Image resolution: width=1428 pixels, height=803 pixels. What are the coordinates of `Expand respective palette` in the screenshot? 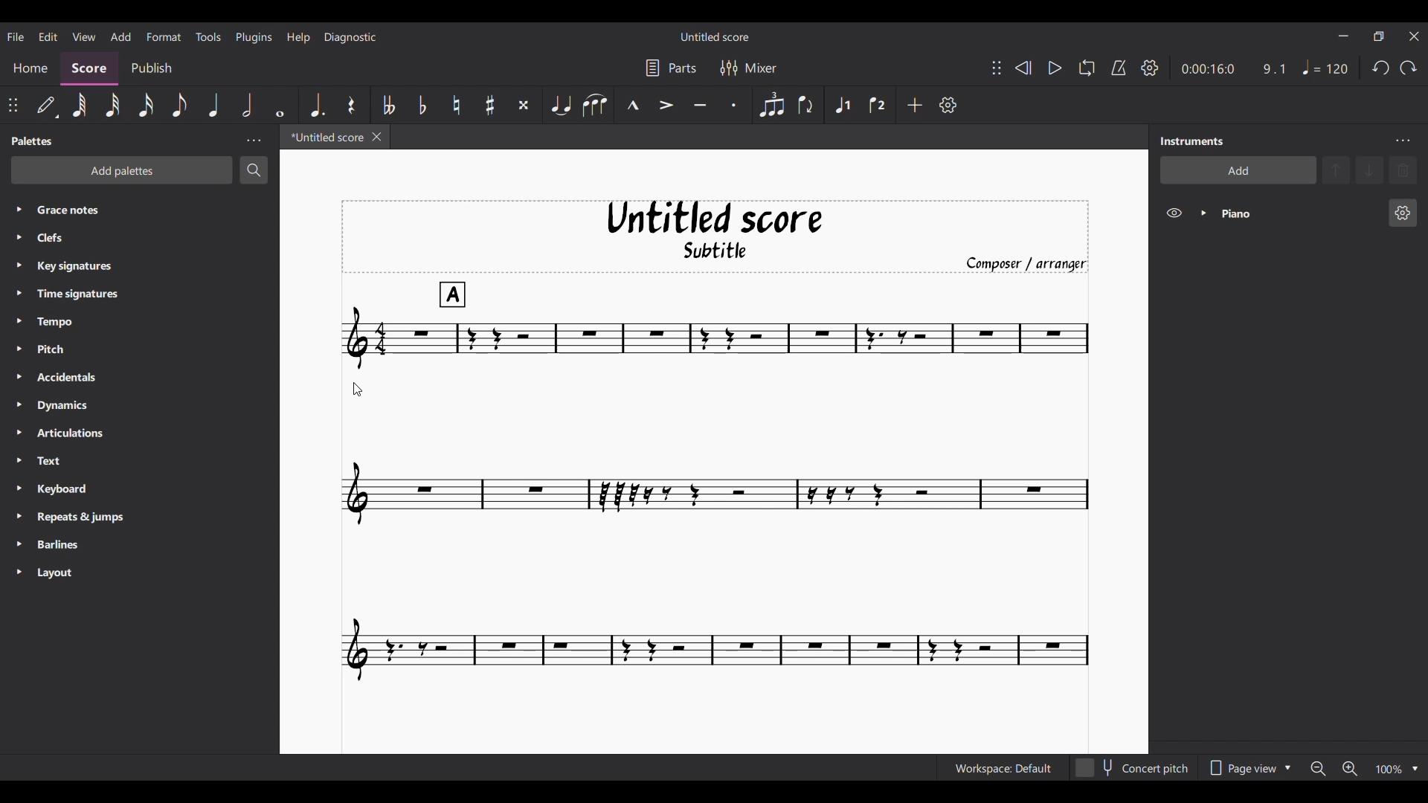 It's located at (13, 390).